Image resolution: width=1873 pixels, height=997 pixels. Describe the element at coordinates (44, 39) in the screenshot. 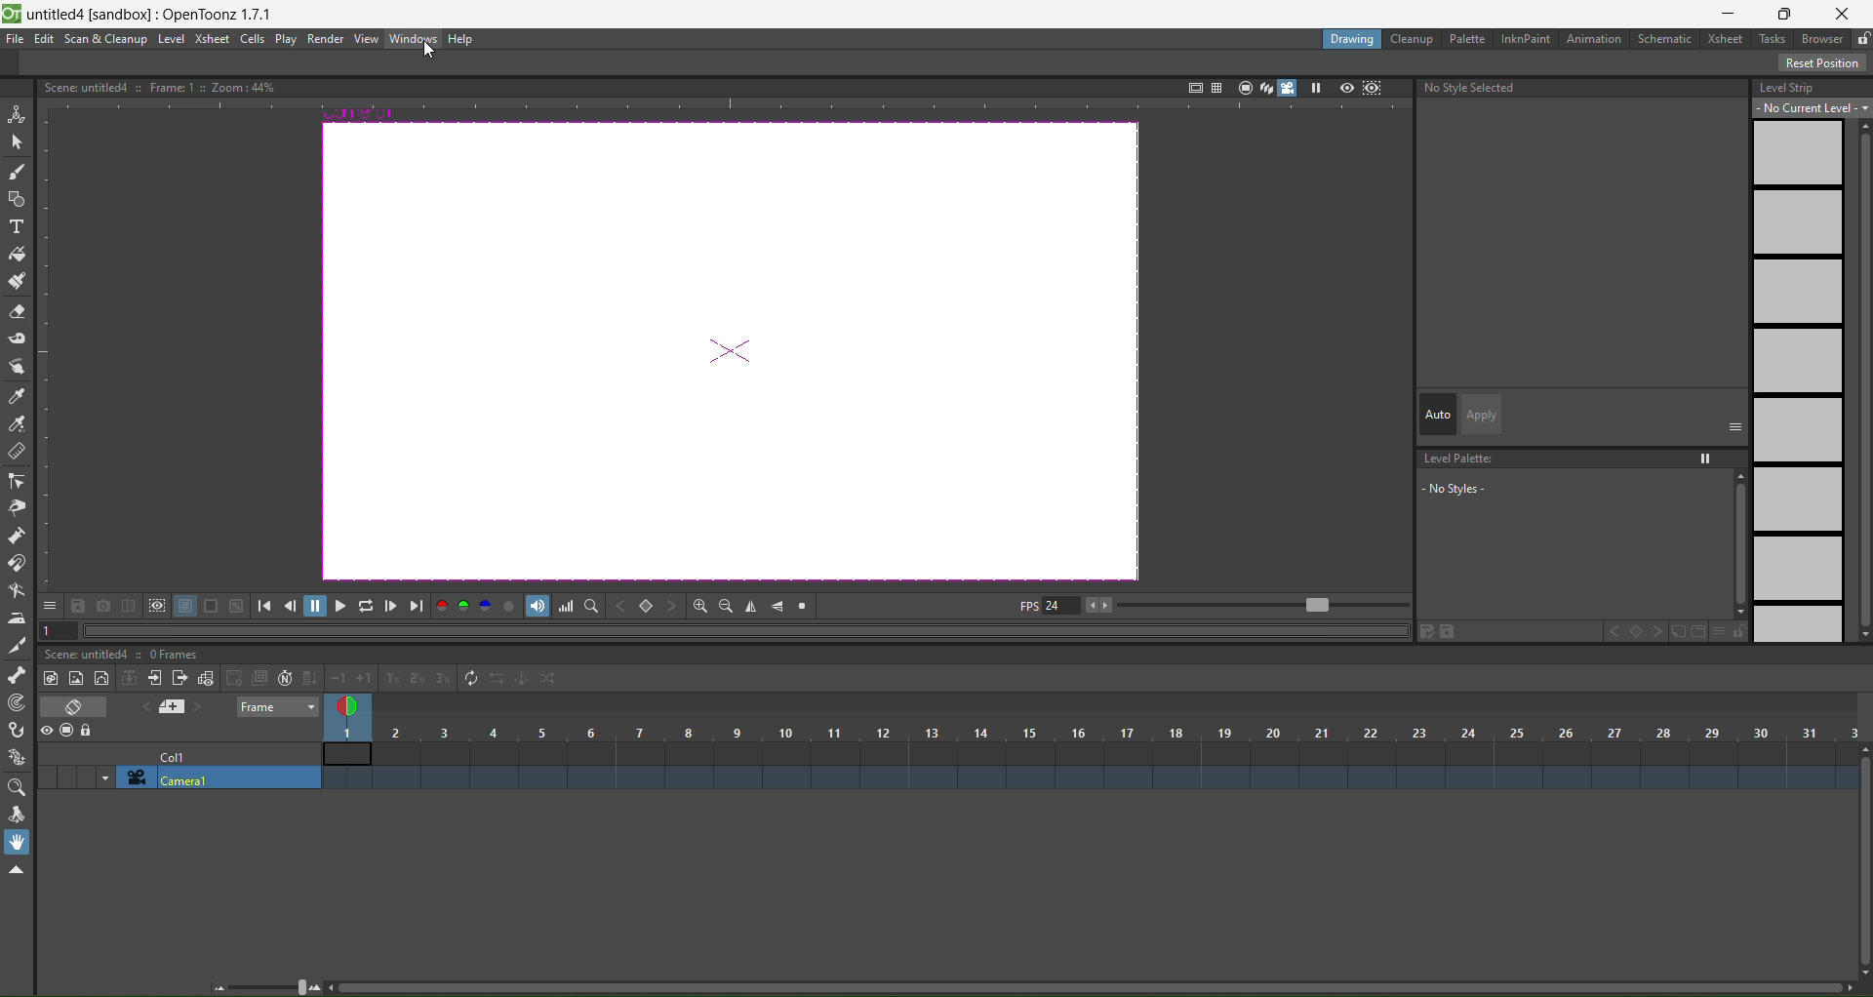

I see `edit` at that location.